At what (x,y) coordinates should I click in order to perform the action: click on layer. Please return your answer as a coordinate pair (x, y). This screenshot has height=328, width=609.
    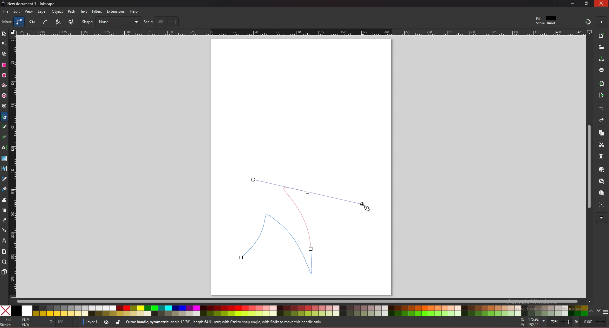
    Looking at the image, I should click on (42, 11).